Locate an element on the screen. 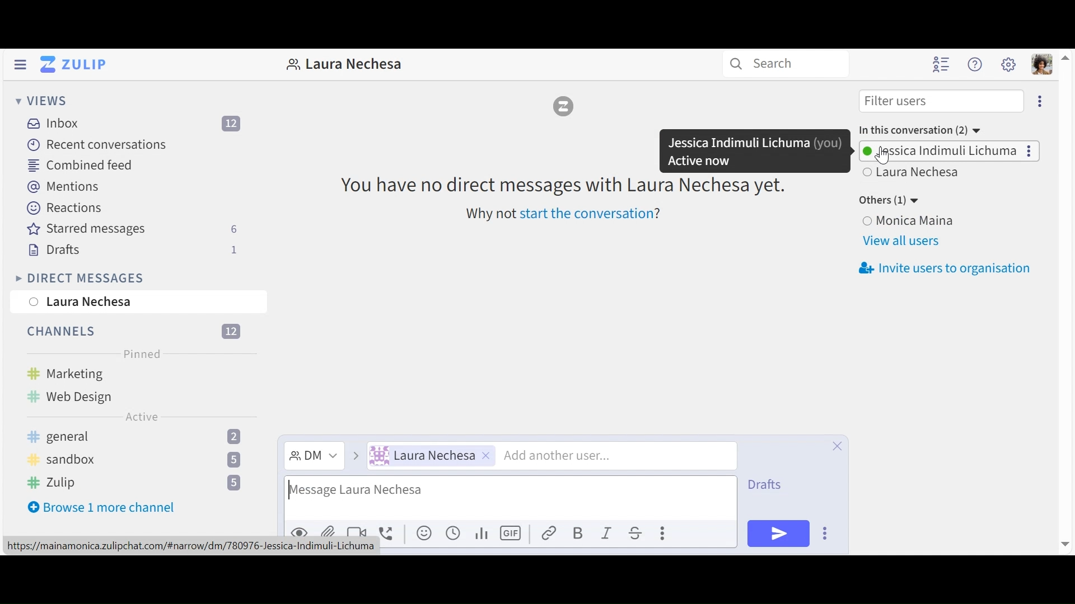 This screenshot has height=604, width=1075. Zulip logo is located at coordinates (565, 108).